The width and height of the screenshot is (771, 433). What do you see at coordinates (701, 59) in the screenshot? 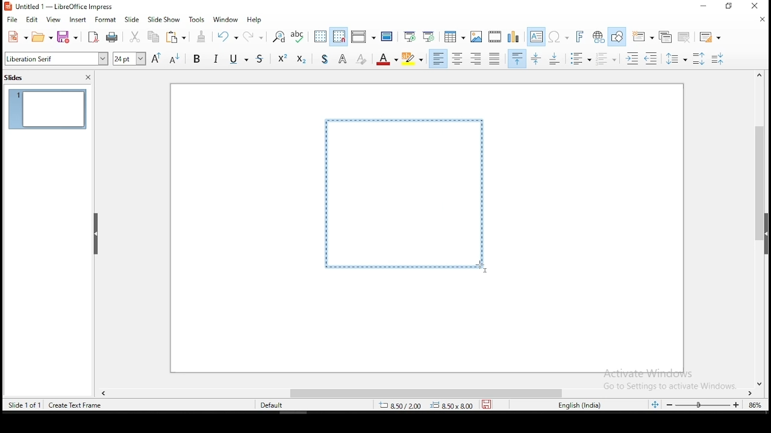
I see `increase paragraph spacing` at bounding box center [701, 59].